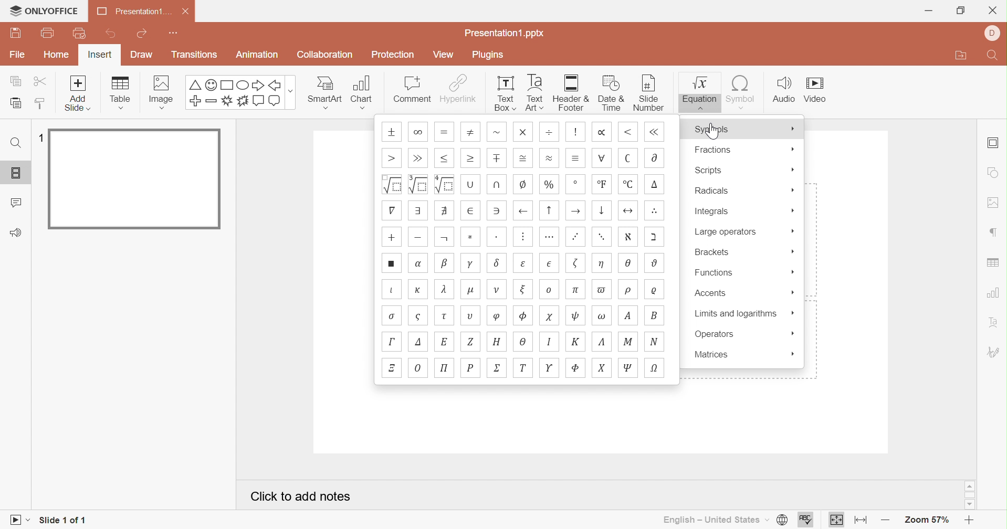  I want to click on Integrals, so click(743, 210).